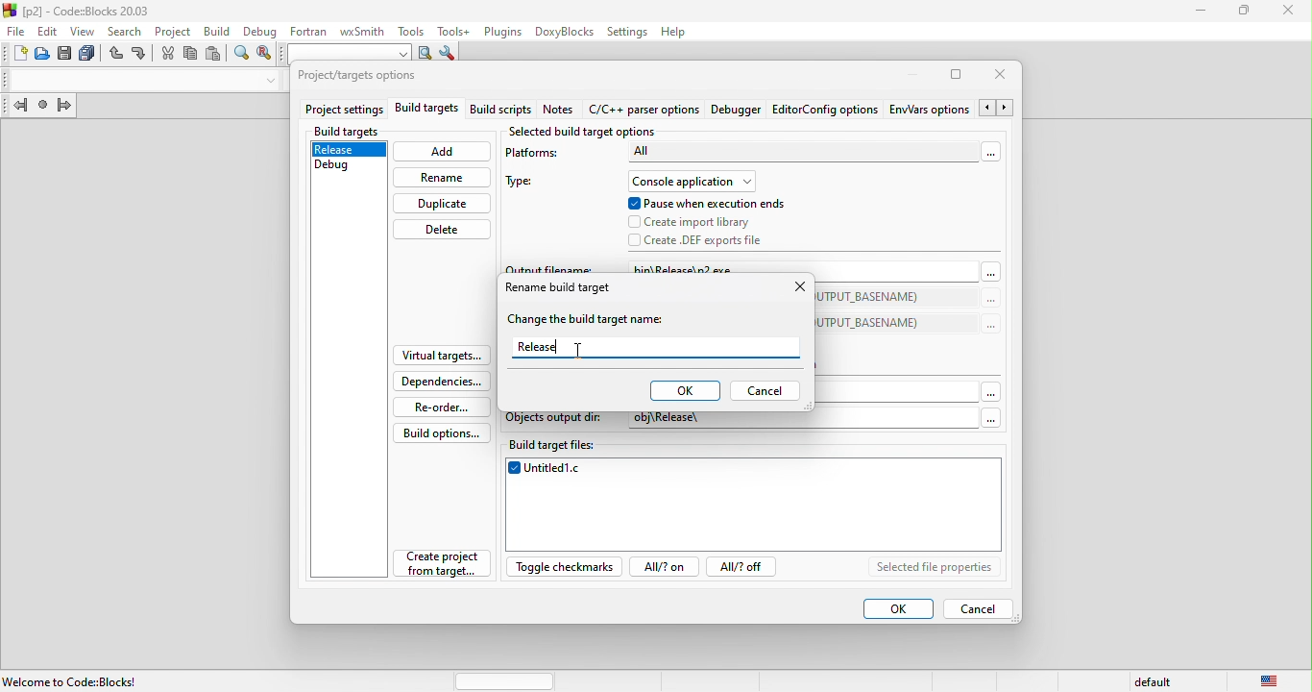 This screenshot has height=692, width=1312. I want to click on create project from target, so click(441, 563).